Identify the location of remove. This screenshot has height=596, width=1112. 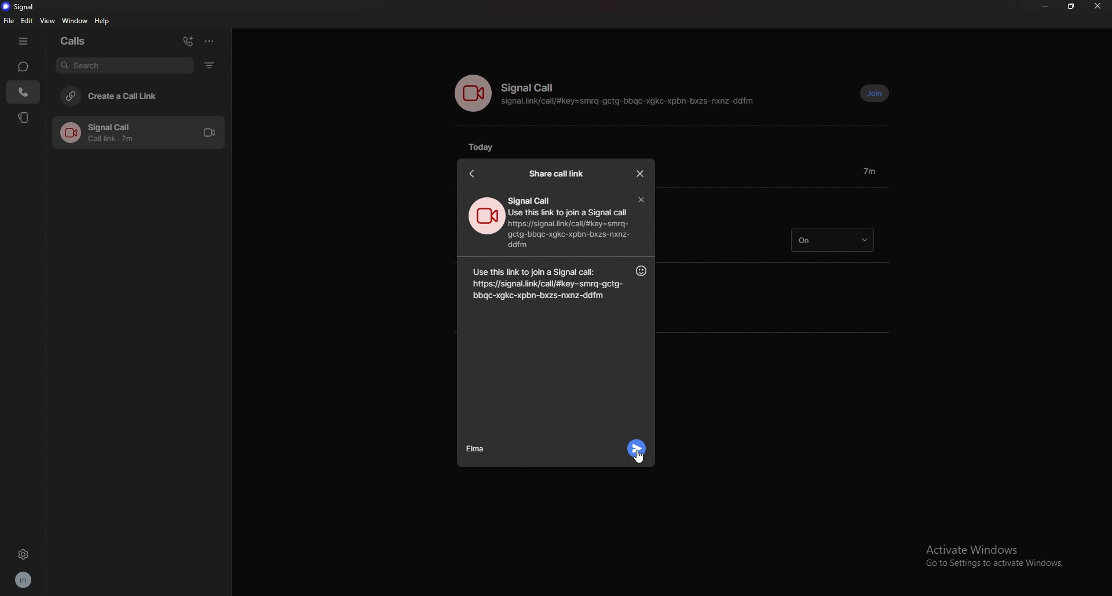
(641, 200).